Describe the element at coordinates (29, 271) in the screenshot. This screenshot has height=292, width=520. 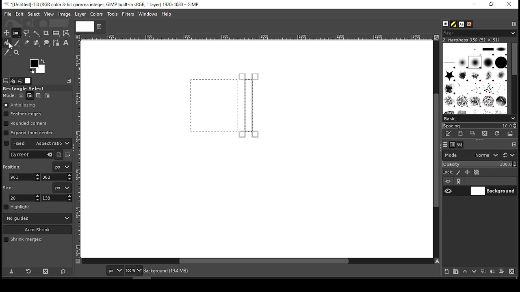
I see `restore tool preset` at that location.